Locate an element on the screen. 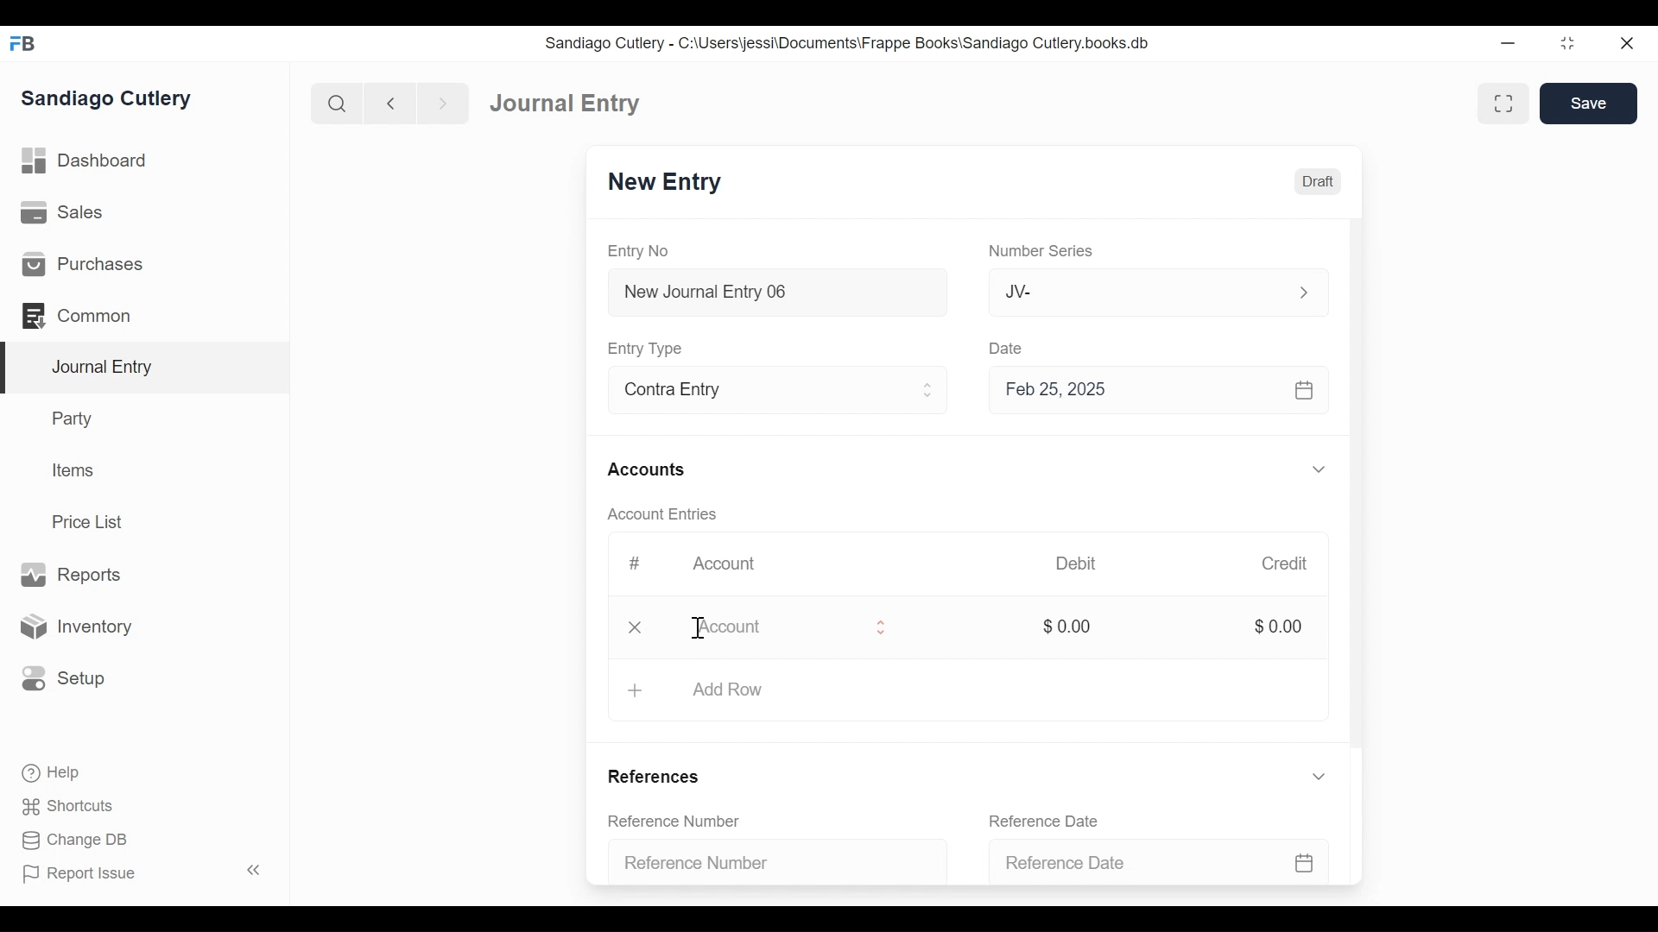  Sandiago Cutlery - C:\Users\jessi\Documents\Frappe Books\Sandiago Cutlery.books.db is located at coordinates (848, 43).